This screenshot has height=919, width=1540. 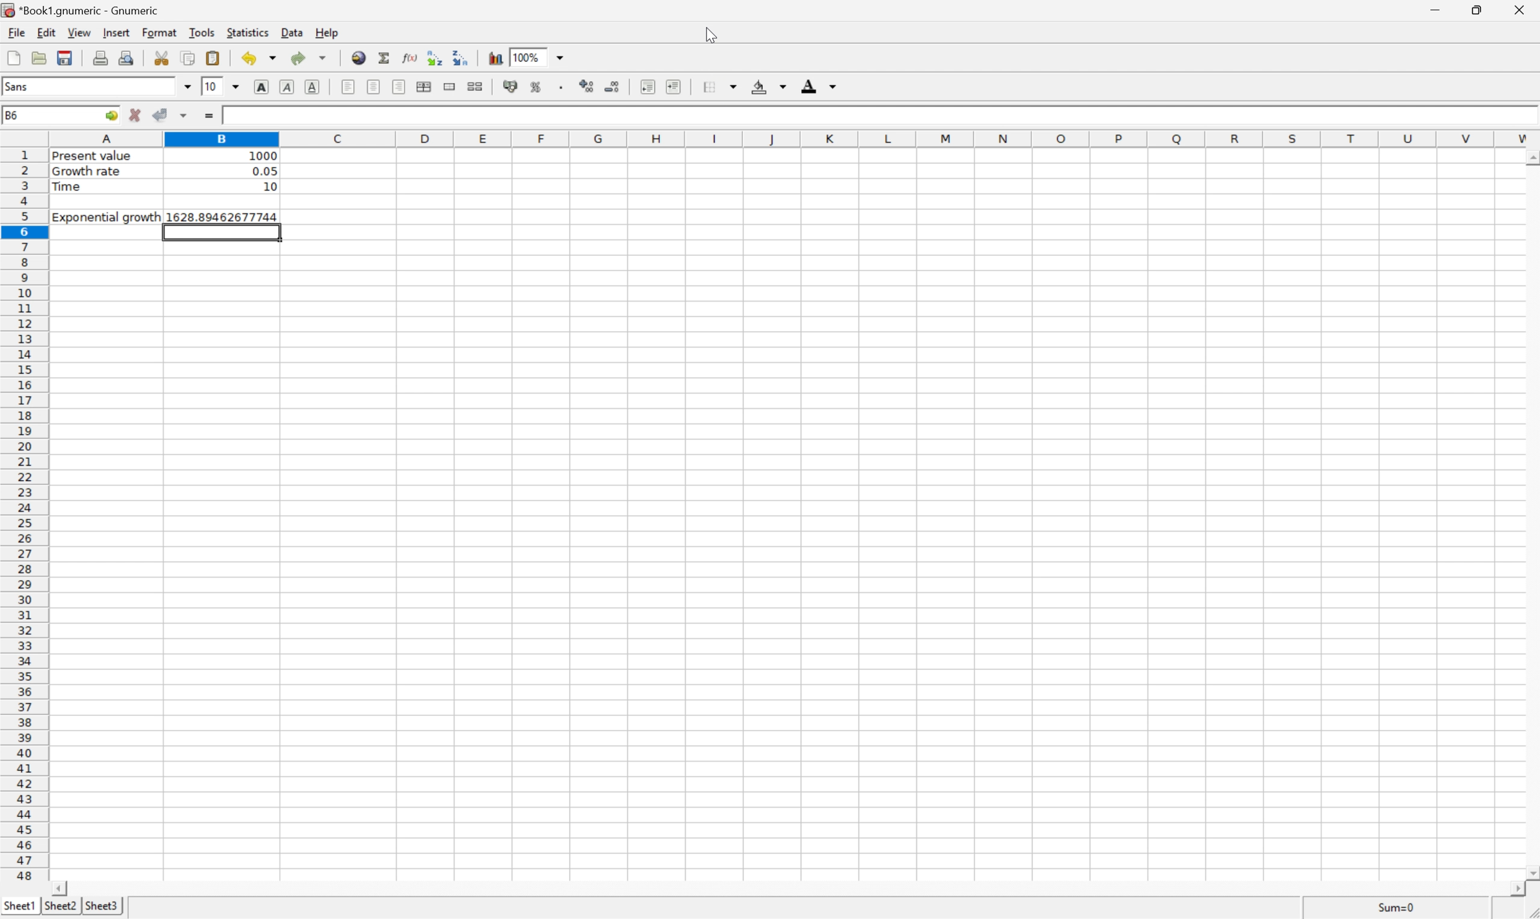 I want to click on Save current workbook, so click(x=66, y=55).